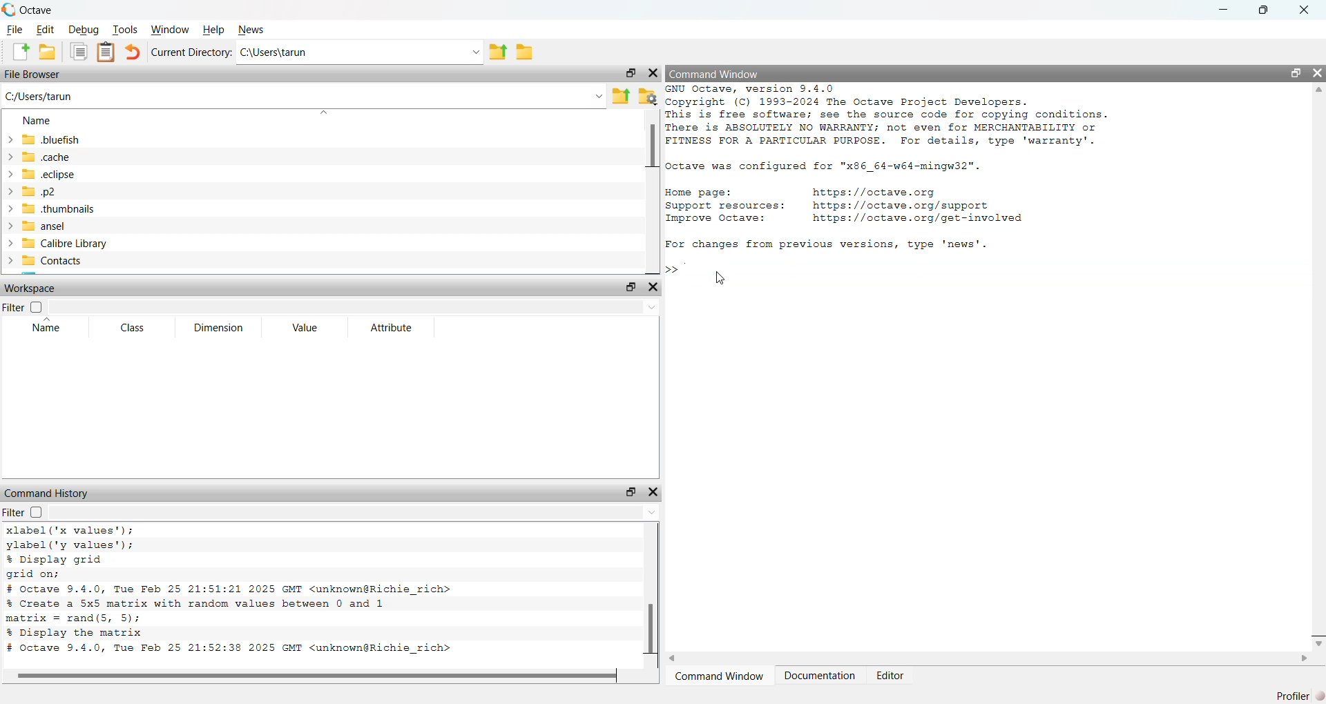 The width and height of the screenshot is (1326, 704). What do you see at coordinates (130, 329) in the screenshot?
I see `Class` at bounding box center [130, 329].